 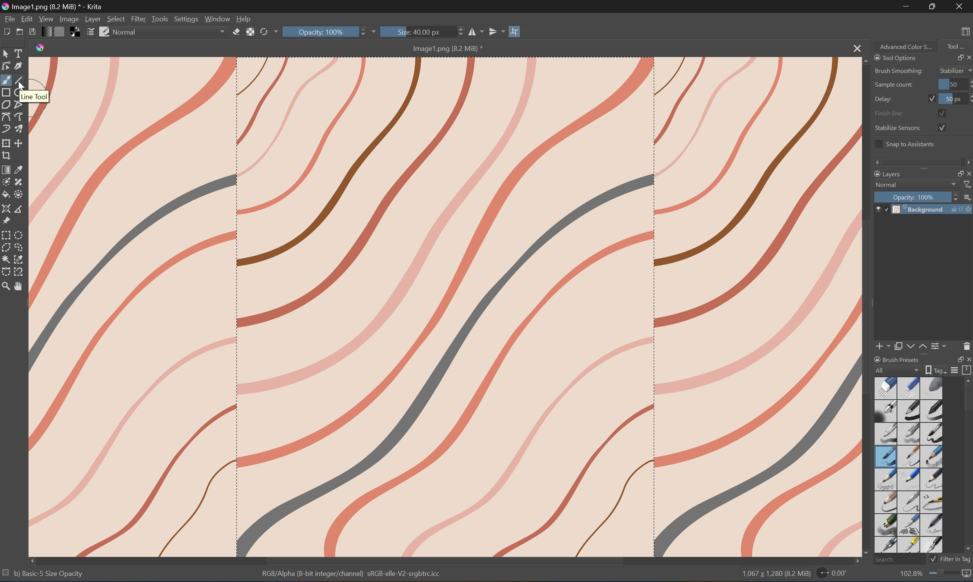 What do you see at coordinates (40, 96) in the screenshot?
I see `line tool` at bounding box center [40, 96].